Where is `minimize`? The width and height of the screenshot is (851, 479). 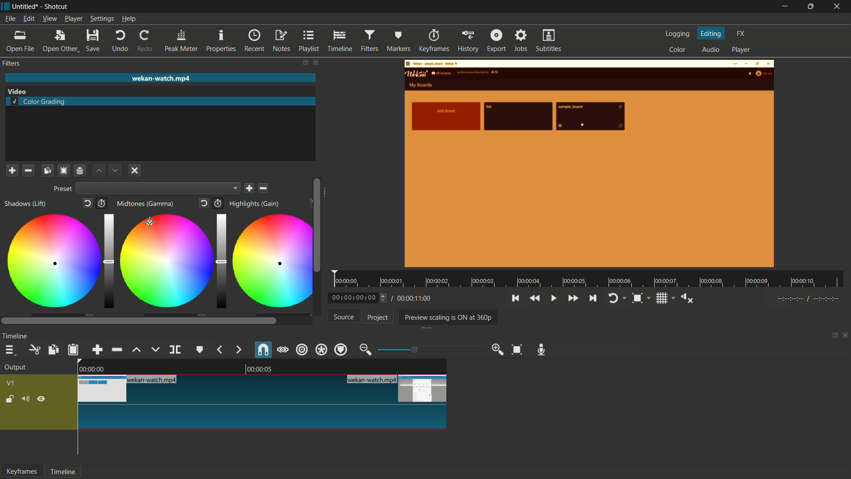 minimize is located at coordinates (783, 7).